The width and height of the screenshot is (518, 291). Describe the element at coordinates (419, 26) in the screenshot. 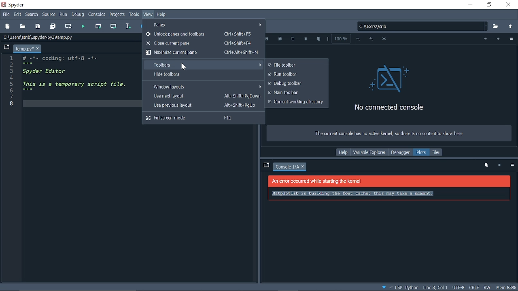

I see `` at that location.